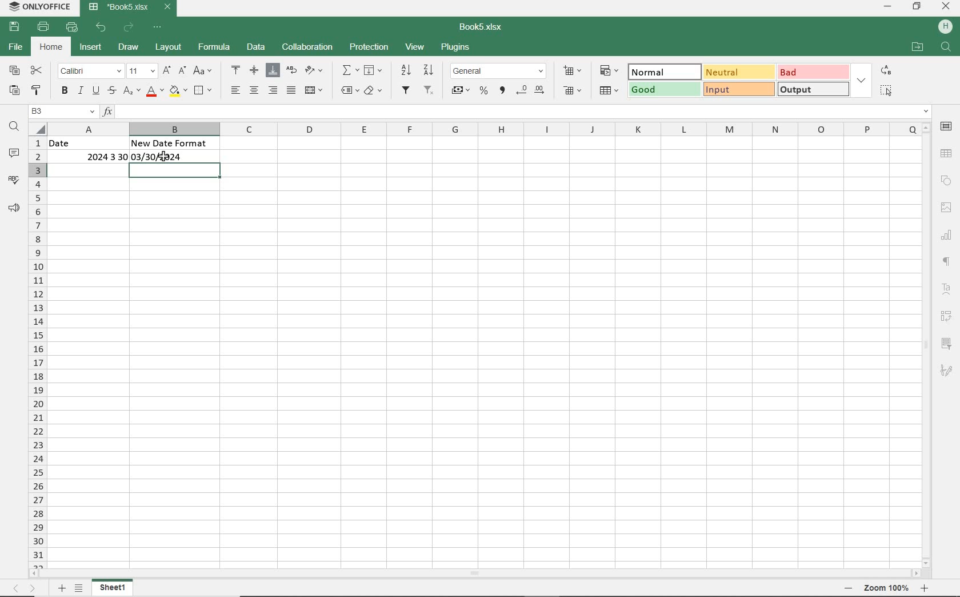 Image resolution: width=960 pixels, height=597 pixels. Describe the element at coordinates (948, 233) in the screenshot. I see `CHART` at that location.